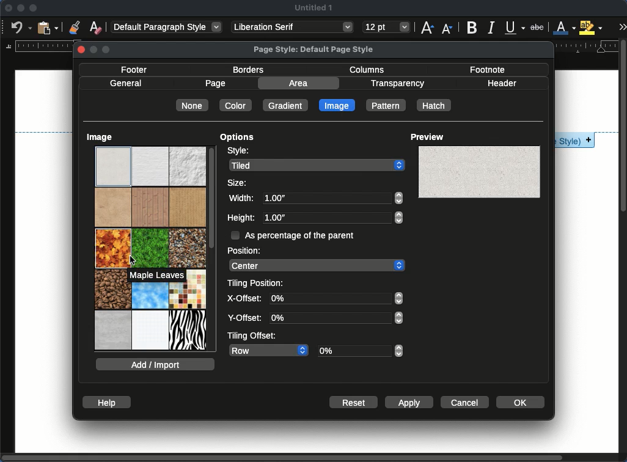 This screenshot has height=462, width=627. I want to click on none, so click(194, 105).